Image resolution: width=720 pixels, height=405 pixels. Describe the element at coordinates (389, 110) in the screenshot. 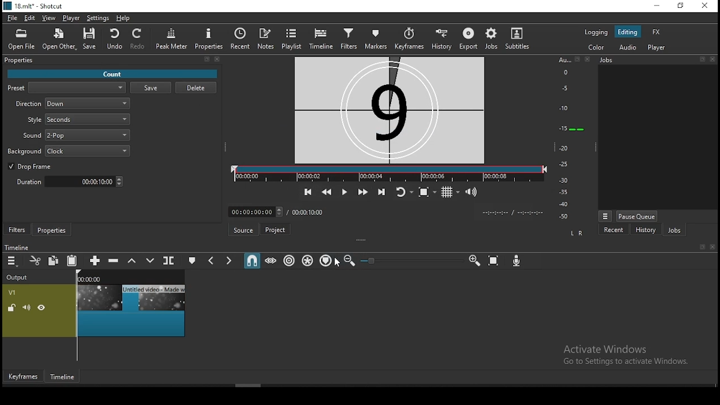

I see `video preview` at that location.